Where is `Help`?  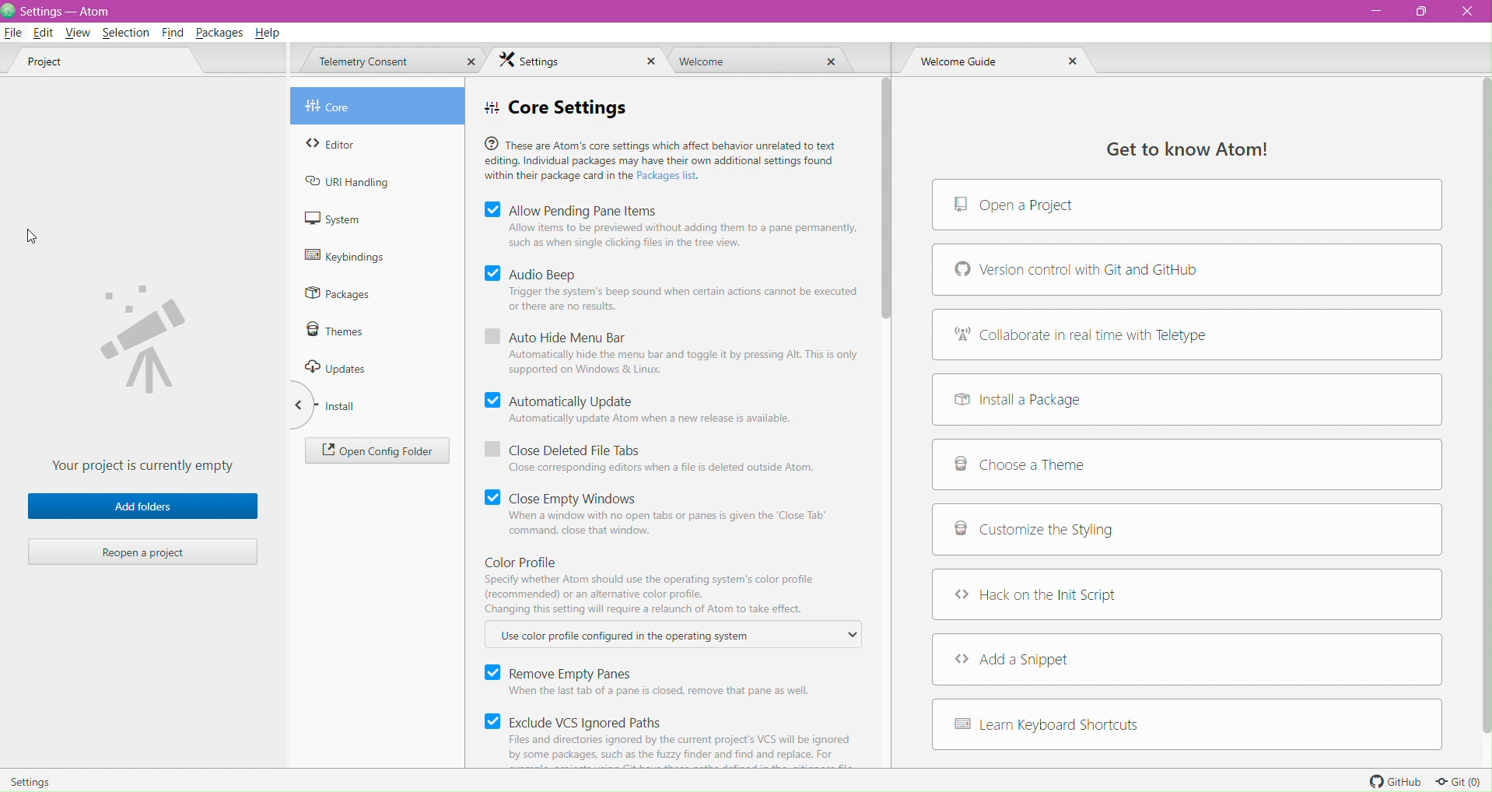 Help is located at coordinates (270, 31).